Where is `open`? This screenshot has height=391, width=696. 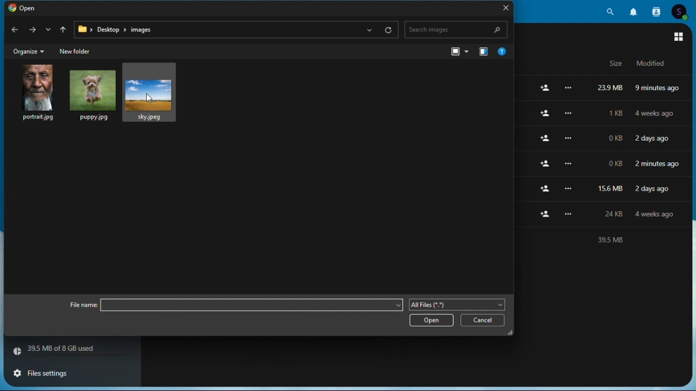 open is located at coordinates (431, 321).